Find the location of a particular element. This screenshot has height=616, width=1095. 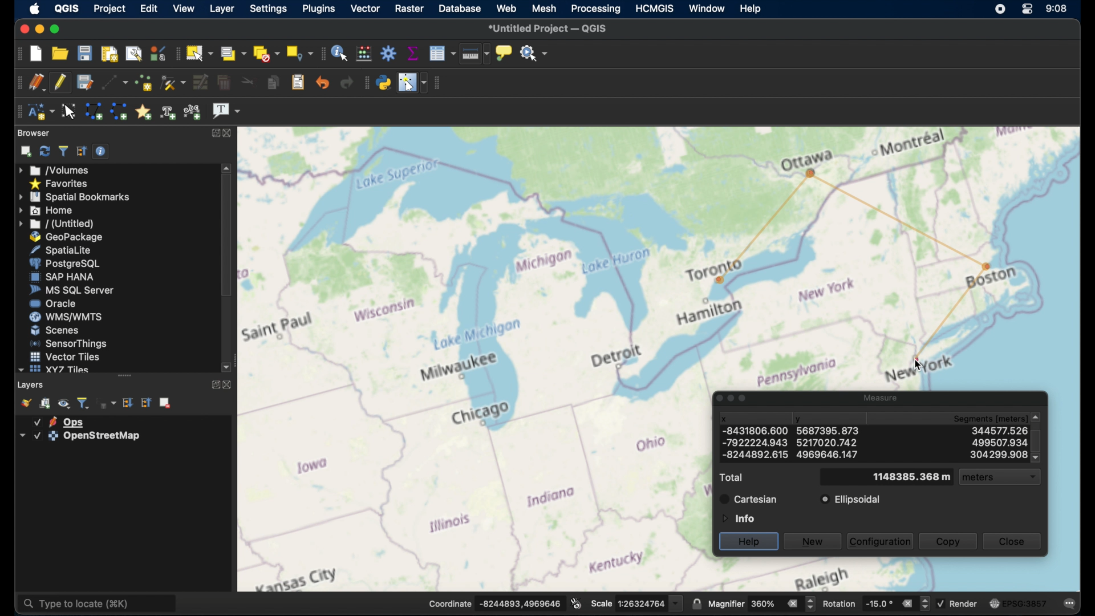

text annotation along line is located at coordinates (194, 111).